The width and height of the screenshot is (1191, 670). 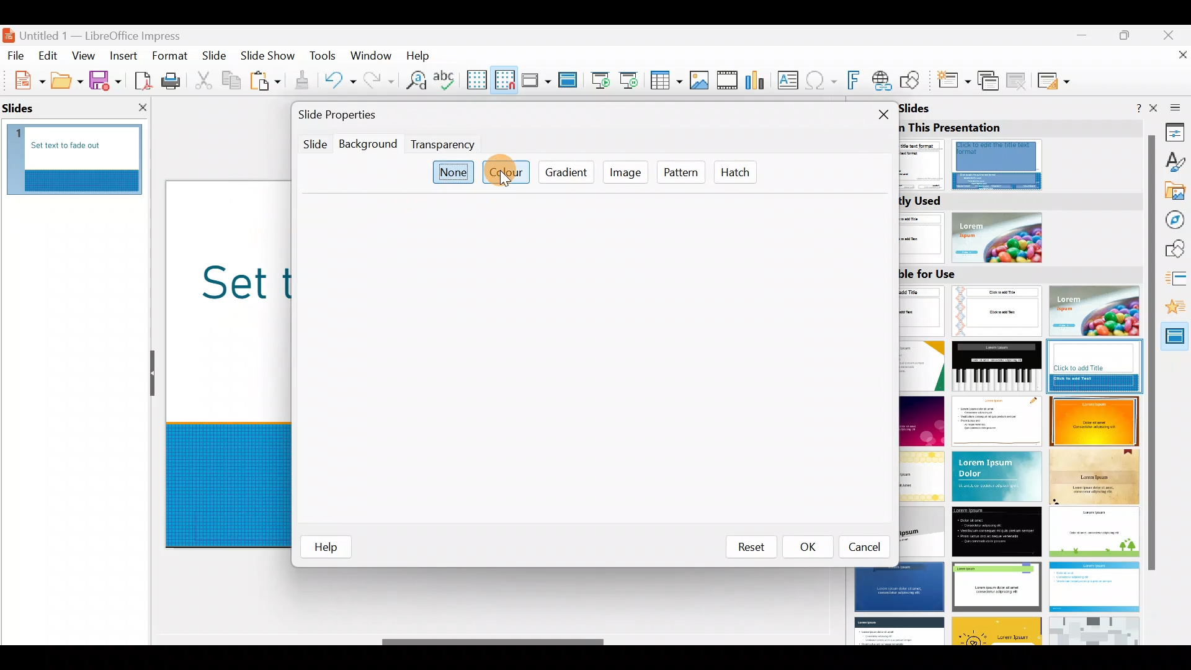 What do you see at coordinates (1175, 60) in the screenshot?
I see `Close document` at bounding box center [1175, 60].